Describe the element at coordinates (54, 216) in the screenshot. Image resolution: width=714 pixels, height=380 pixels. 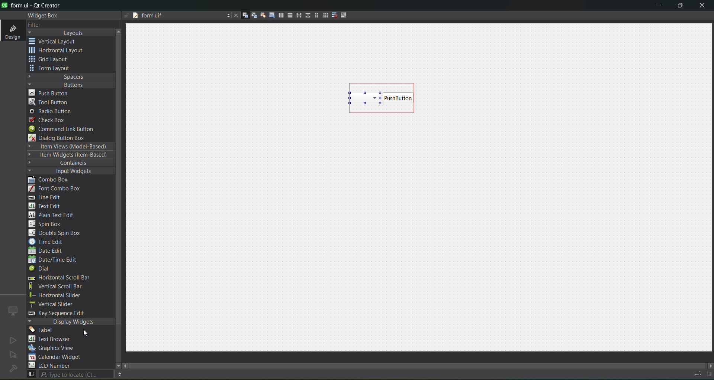
I see `plain text edit` at that location.